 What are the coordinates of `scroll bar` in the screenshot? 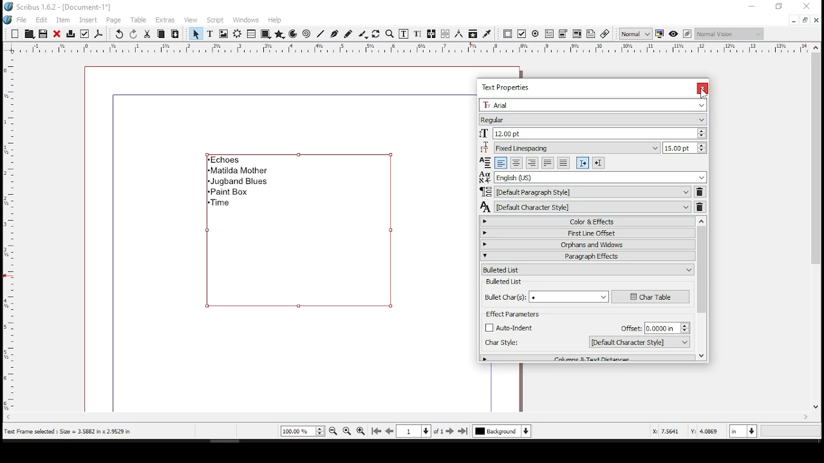 It's located at (704, 289).